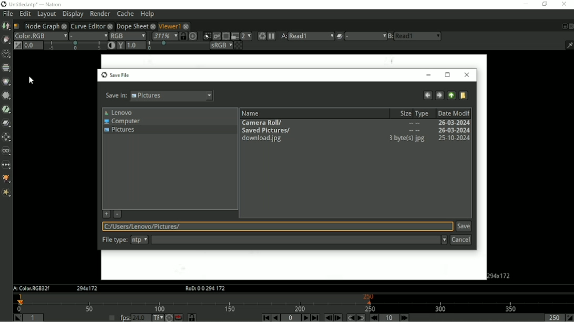 The width and height of the screenshot is (574, 322). I want to click on Save File, so click(115, 75).